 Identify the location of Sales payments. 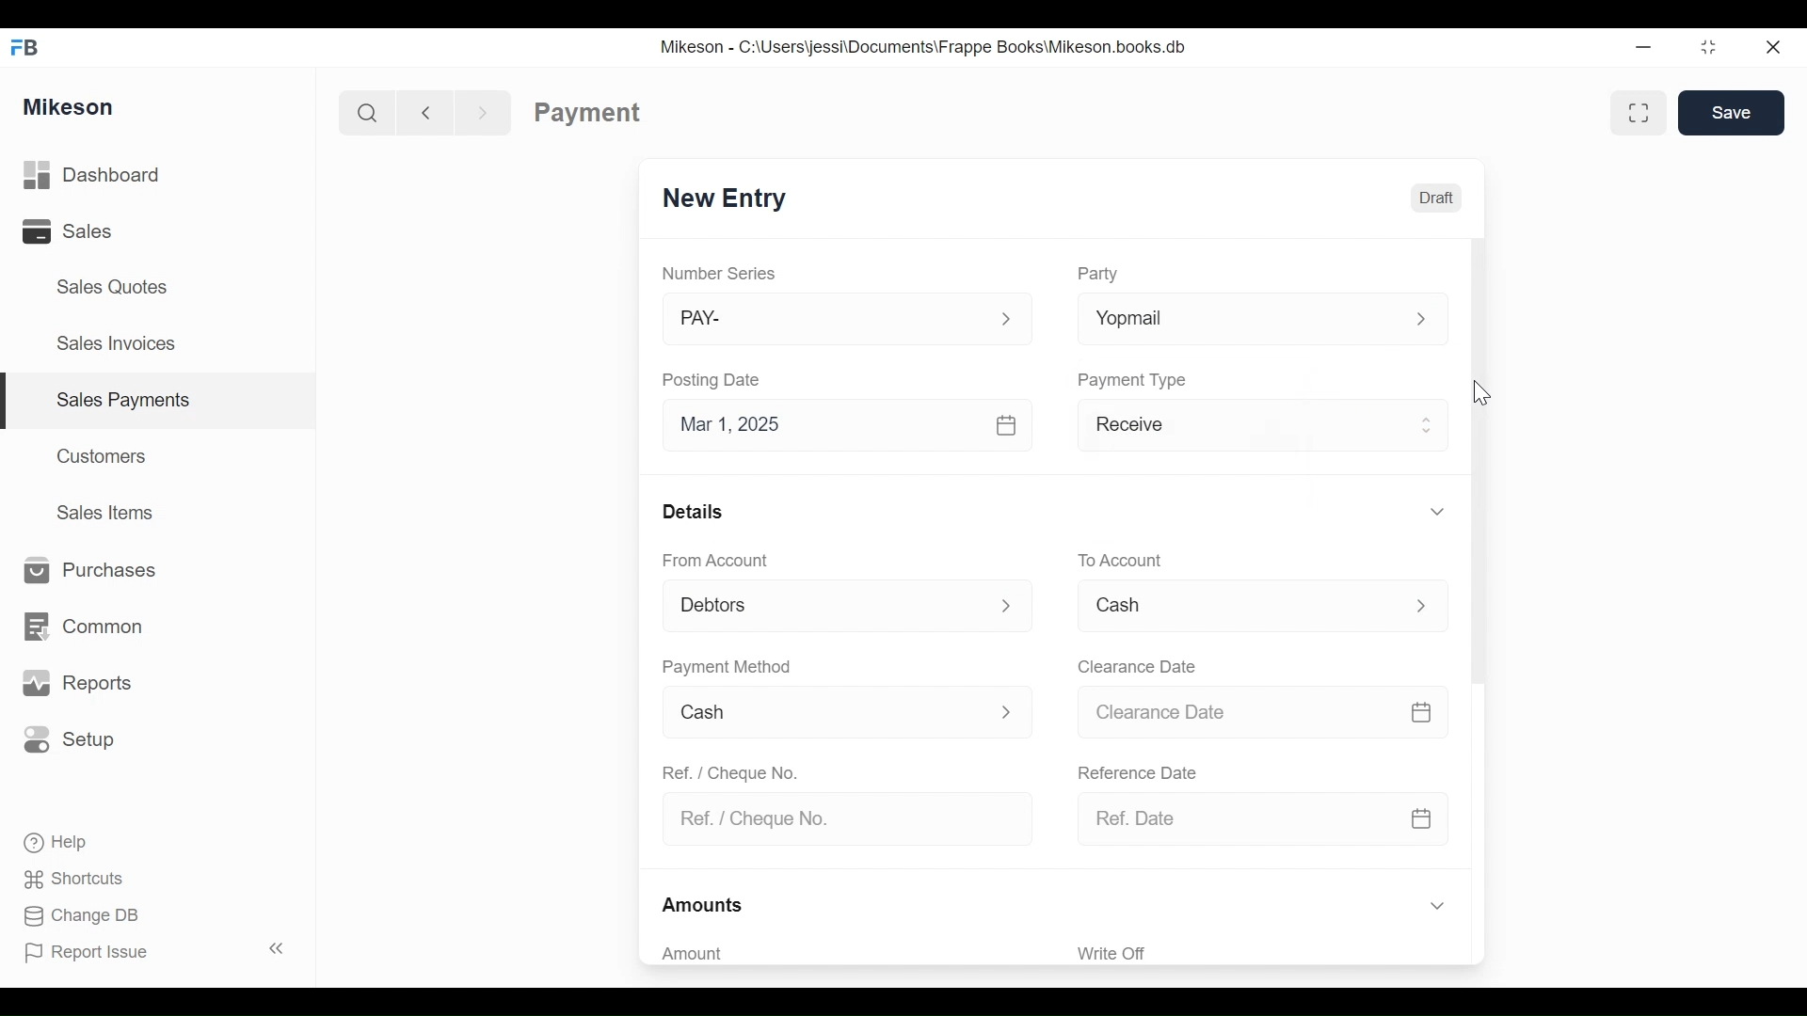
(127, 399).